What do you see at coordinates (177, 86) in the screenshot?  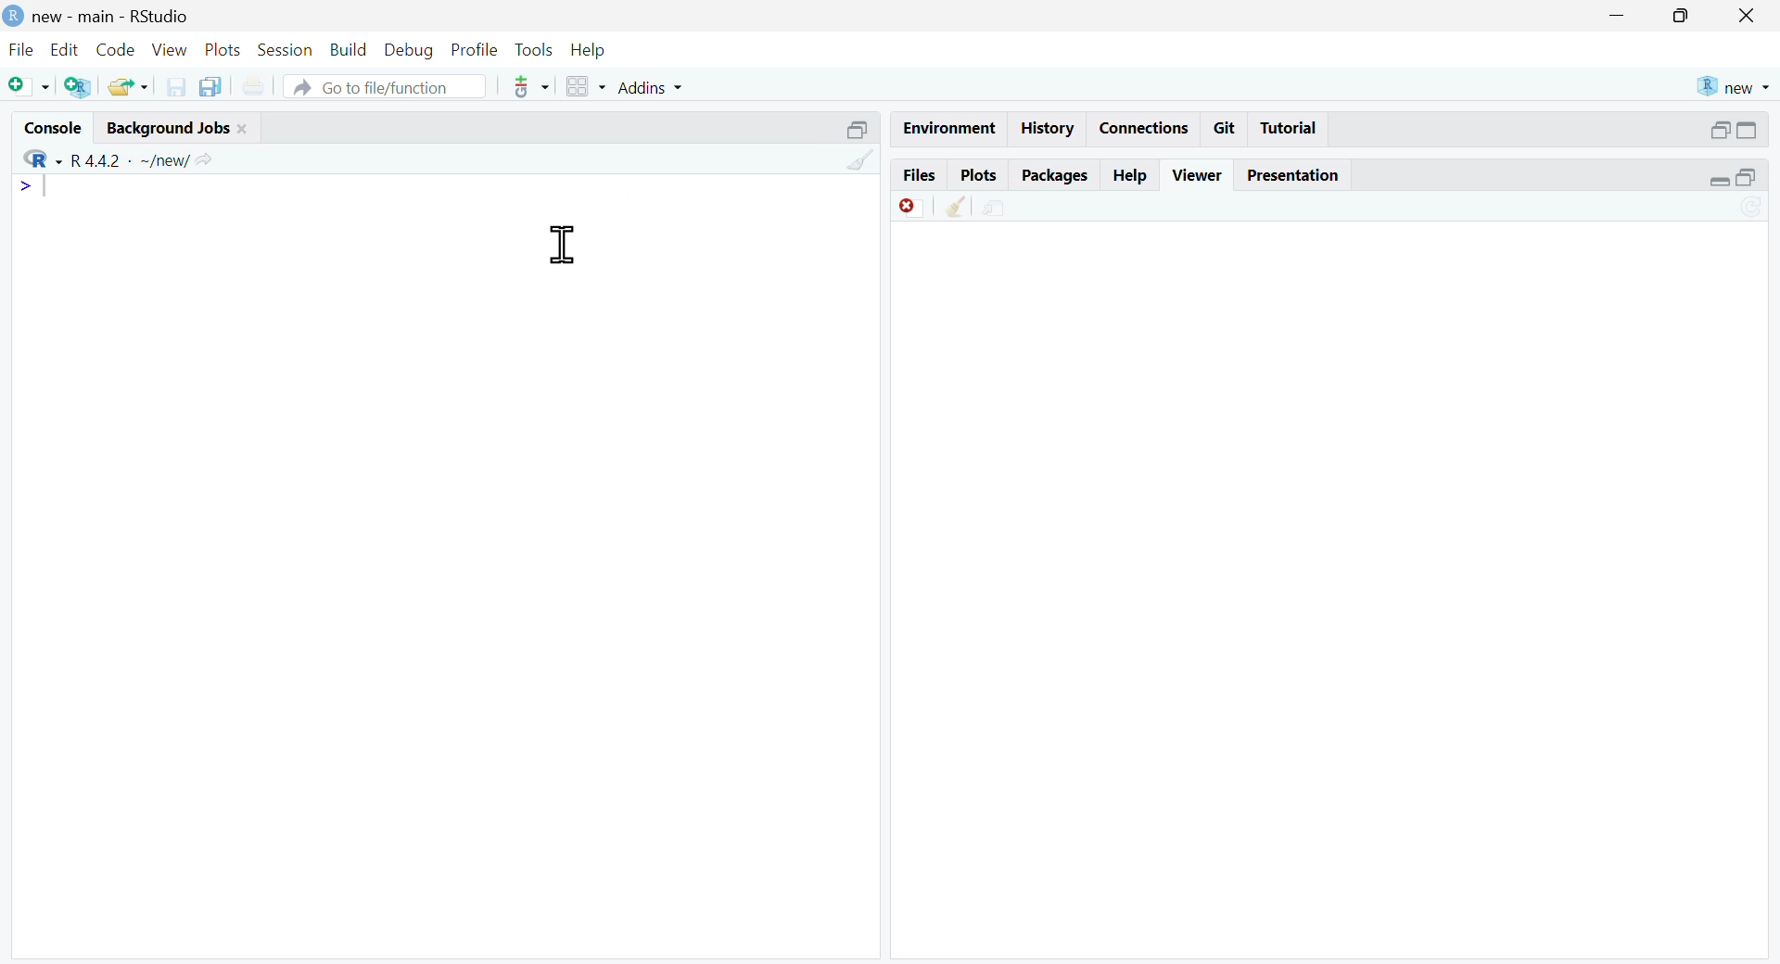 I see `save` at bounding box center [177, 86].